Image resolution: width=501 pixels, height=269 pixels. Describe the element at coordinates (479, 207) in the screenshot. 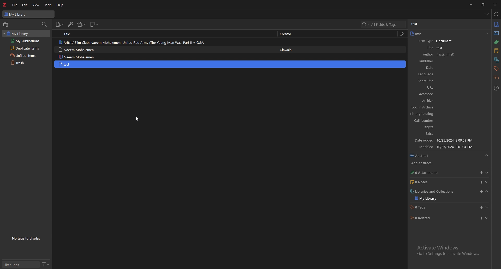

I see `Add attachment` at that location.